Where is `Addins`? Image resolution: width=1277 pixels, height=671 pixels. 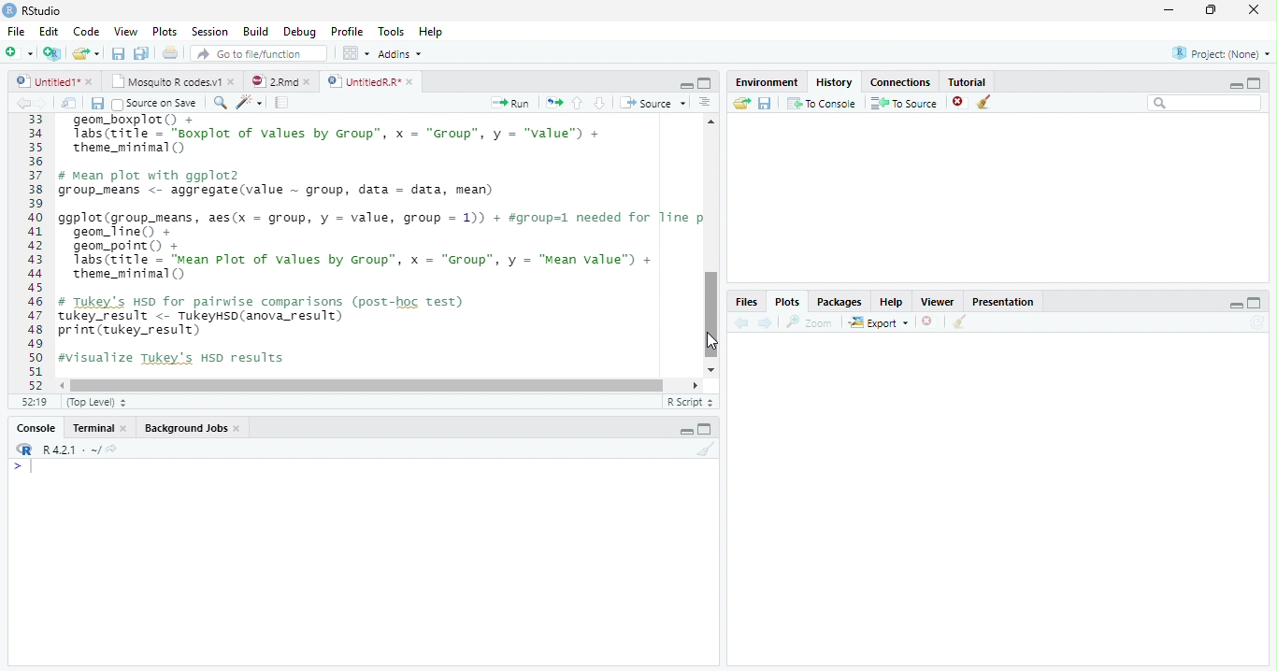
Addins is located at coordinates (401, 55).